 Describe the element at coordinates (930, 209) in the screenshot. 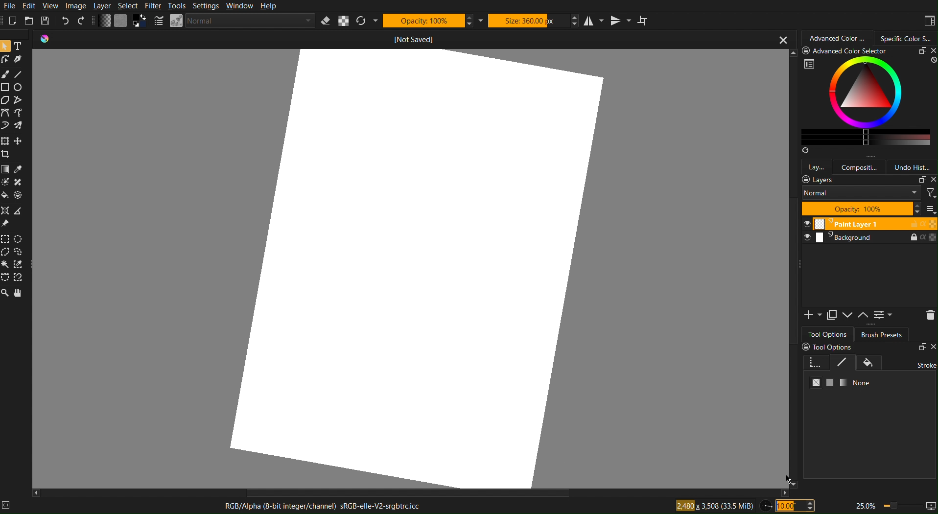

I see `thumbnail` at that location.